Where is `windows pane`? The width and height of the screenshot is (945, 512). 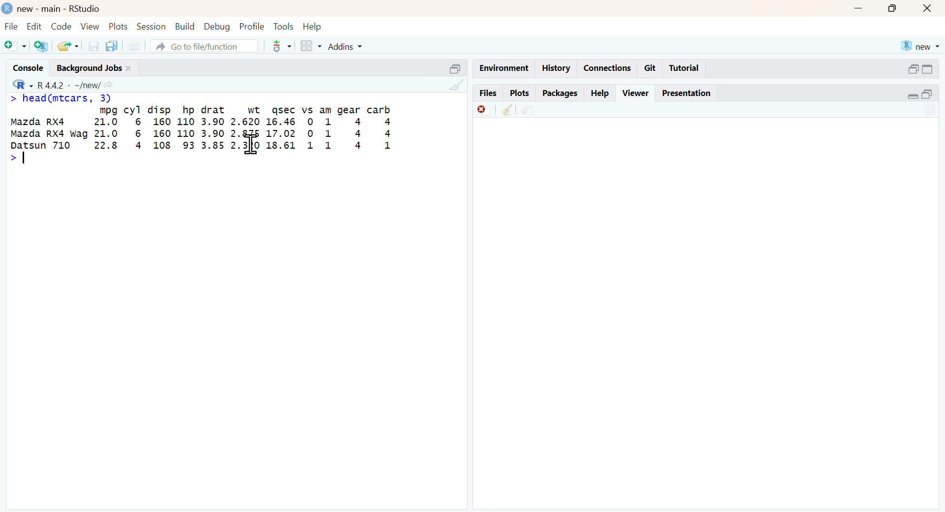 windows pane is located at coordinates (307, 46).